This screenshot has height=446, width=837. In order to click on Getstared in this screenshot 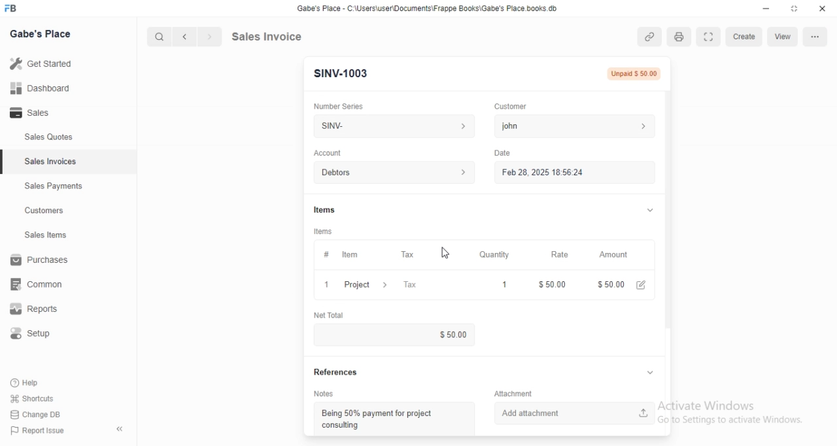, I will do `click(44, 65)`.